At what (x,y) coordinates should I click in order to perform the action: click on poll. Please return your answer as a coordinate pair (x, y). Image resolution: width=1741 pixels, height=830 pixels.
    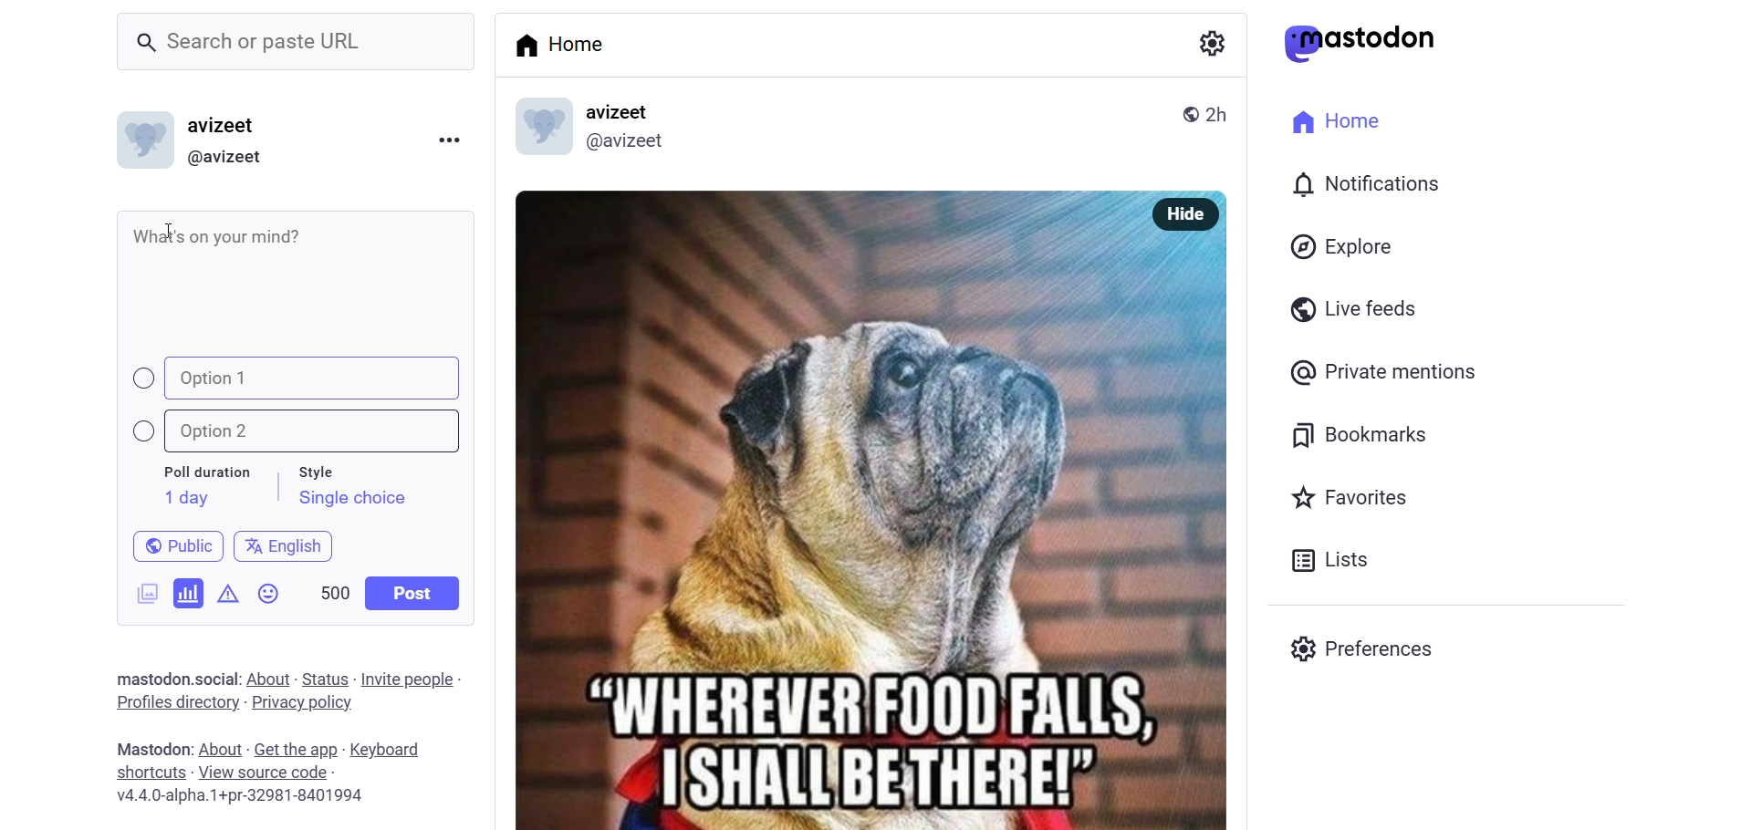
    Looking at the image, I should click on (189, 592).